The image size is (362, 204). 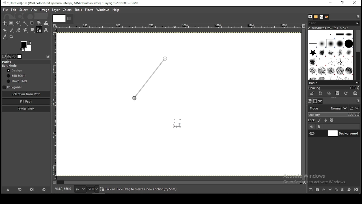 What do you see at coordinates (20, 56) in the screenshot?
I see `images` at bounding box center [20, 56].